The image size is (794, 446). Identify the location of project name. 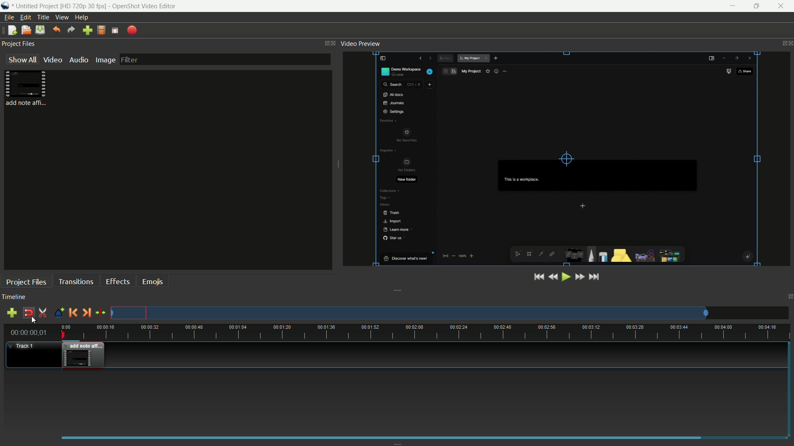
(60, 6).